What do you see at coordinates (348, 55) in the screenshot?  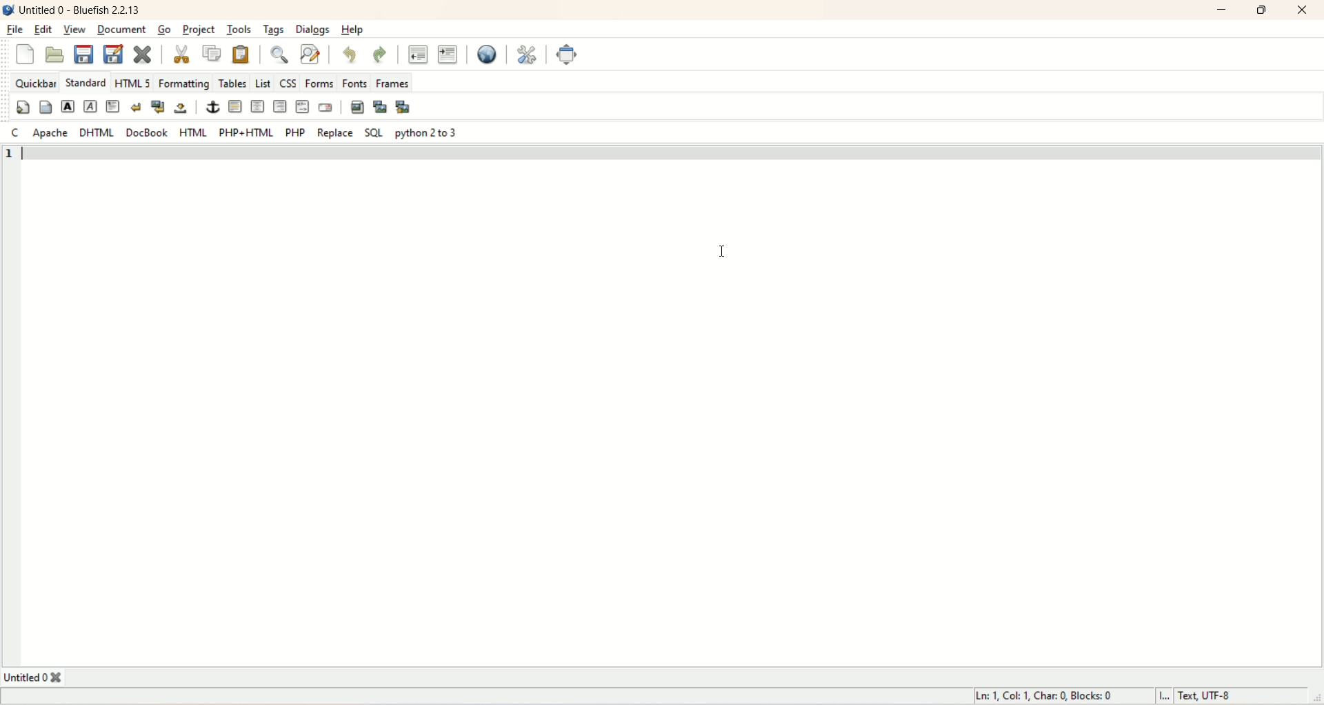 I see `undo` at bounding box center [348, 55].